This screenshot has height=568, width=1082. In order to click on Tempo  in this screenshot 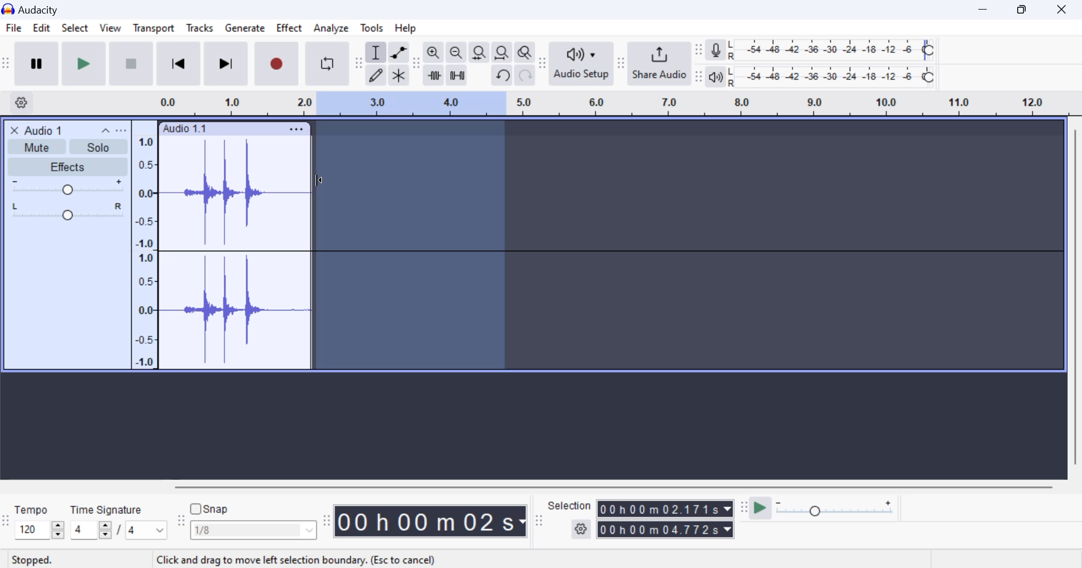, I will do `click(32, 509)`.